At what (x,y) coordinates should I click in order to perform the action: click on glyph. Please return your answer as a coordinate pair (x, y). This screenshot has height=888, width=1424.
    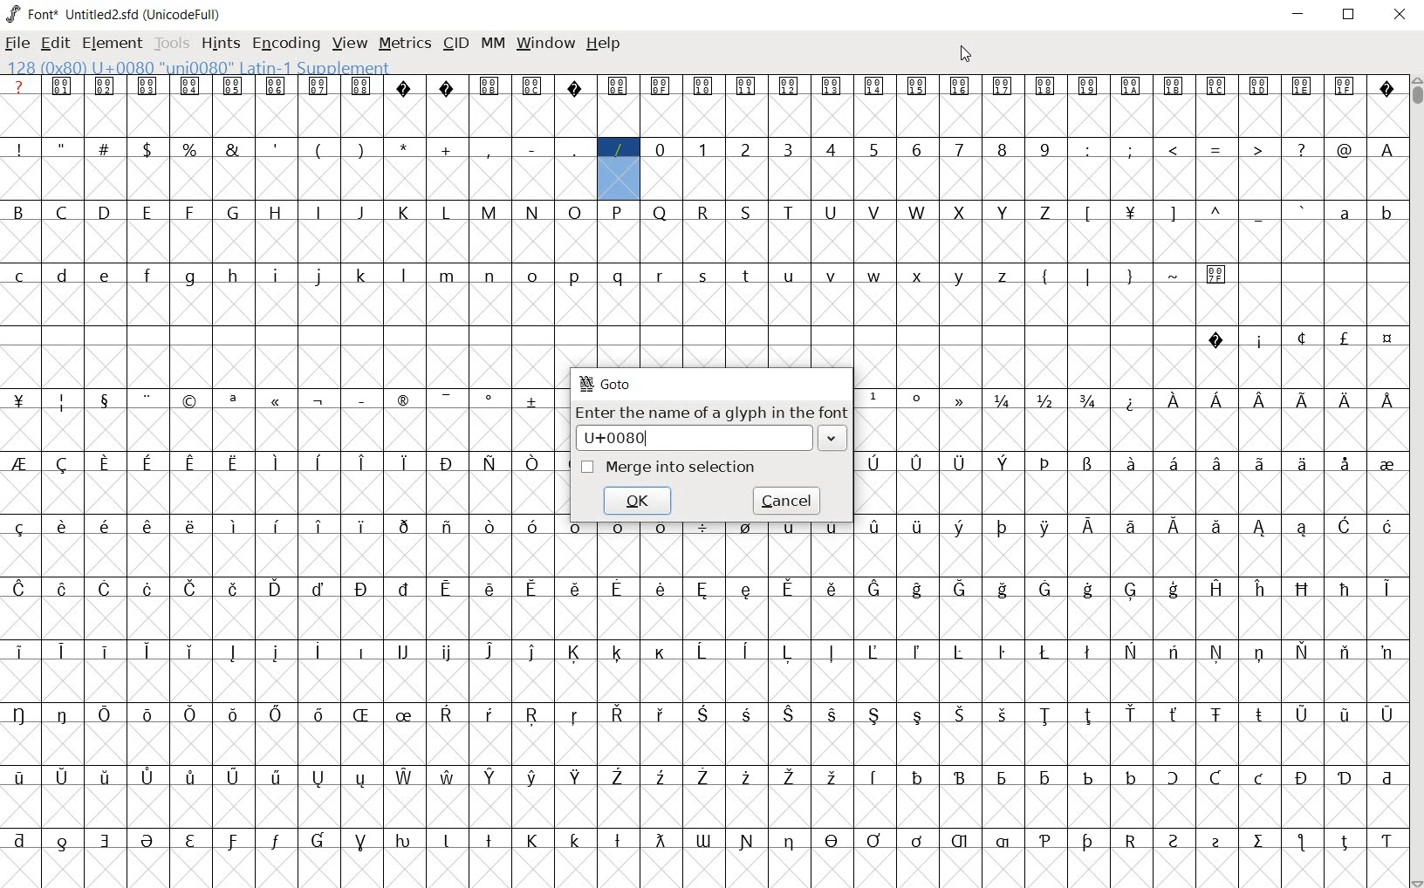
    Looking at the image, I should click on (1216, 400).